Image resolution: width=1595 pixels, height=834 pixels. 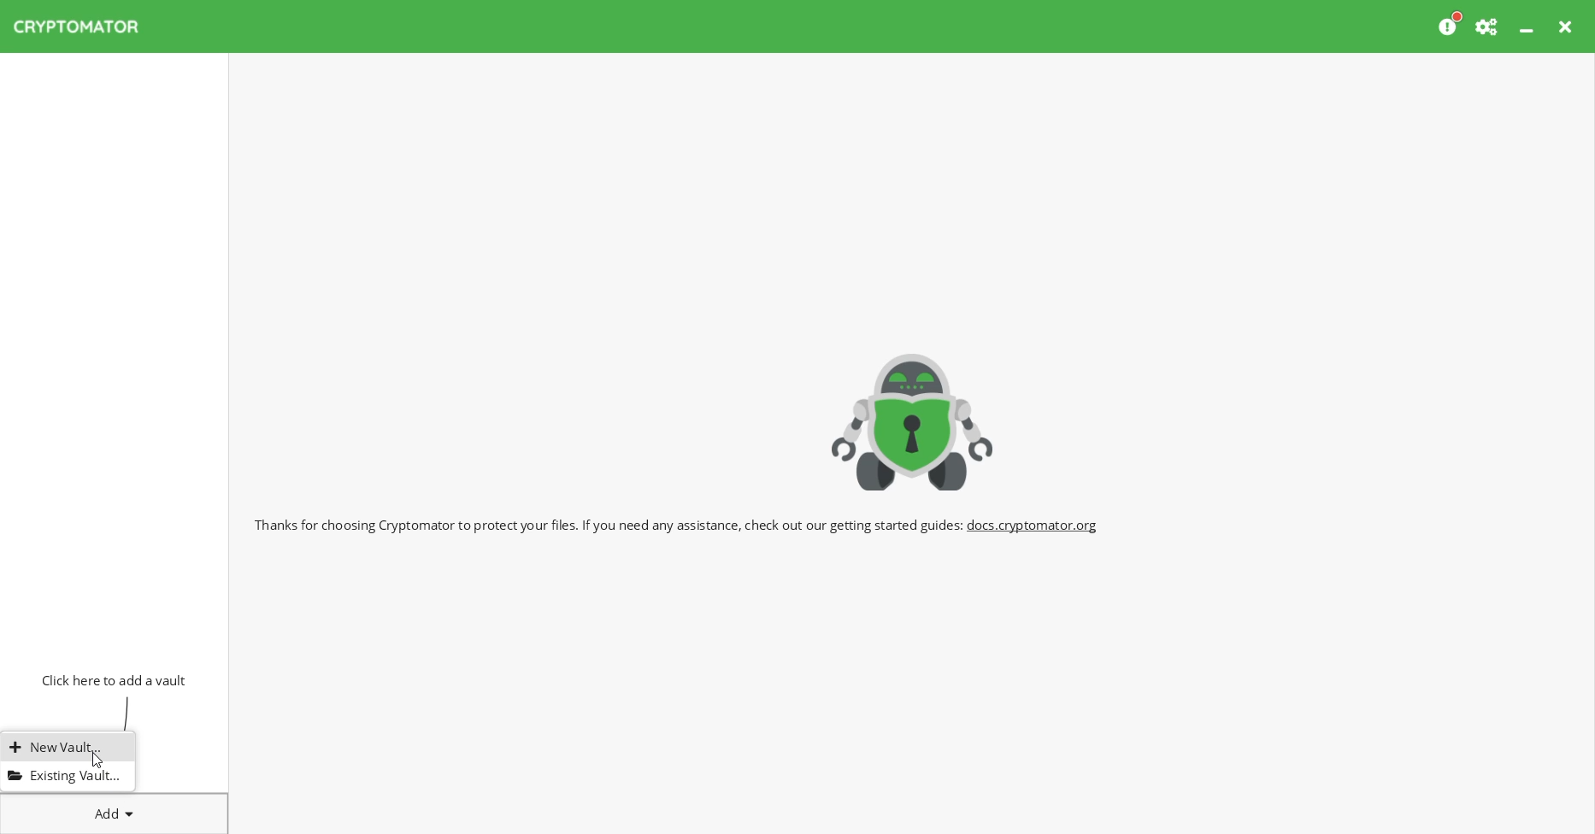 What do you see at coordinates (1451, 25) in the screenshot?
I see `Please consider donating` at bounding box center [1451, 25].